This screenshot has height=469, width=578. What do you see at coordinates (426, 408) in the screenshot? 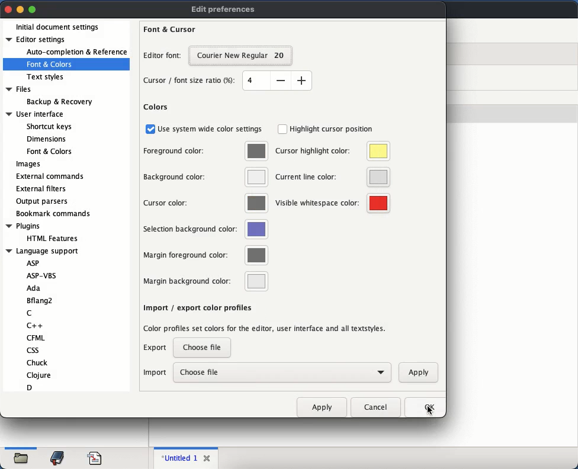
I see `ok` at bounding box center [426, 408].